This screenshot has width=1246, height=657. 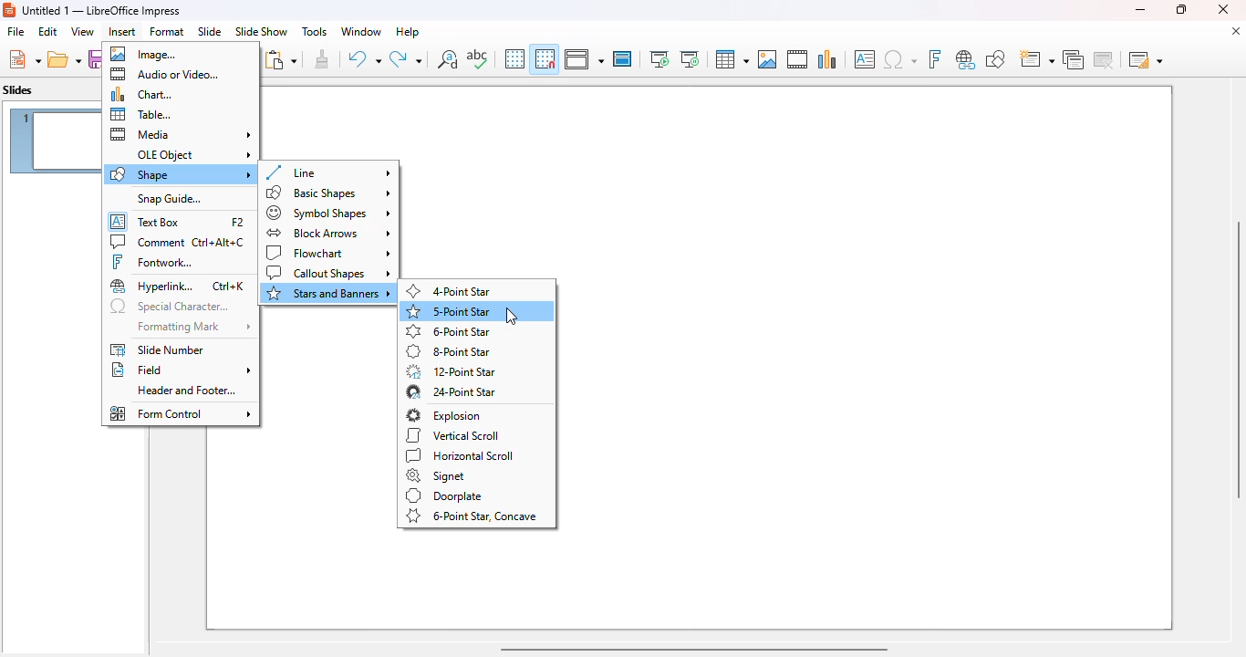 What do you see at coordinates (167, 31) in the screenshot?
I see `format` at bounding box center [167, 31].